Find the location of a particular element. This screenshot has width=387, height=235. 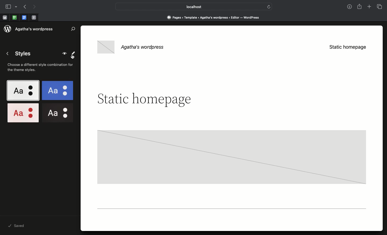

wordpress logo is located at coordinates (7, 29).